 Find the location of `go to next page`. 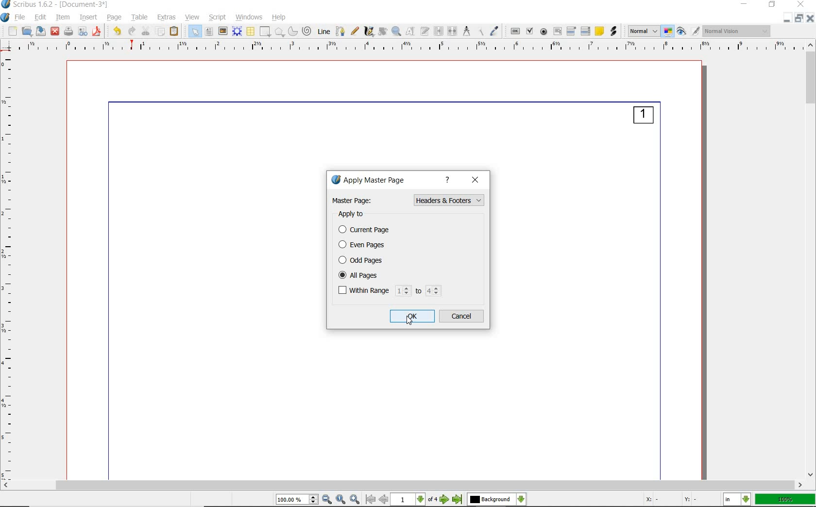

go to next page is located at coordinates (445, 500).